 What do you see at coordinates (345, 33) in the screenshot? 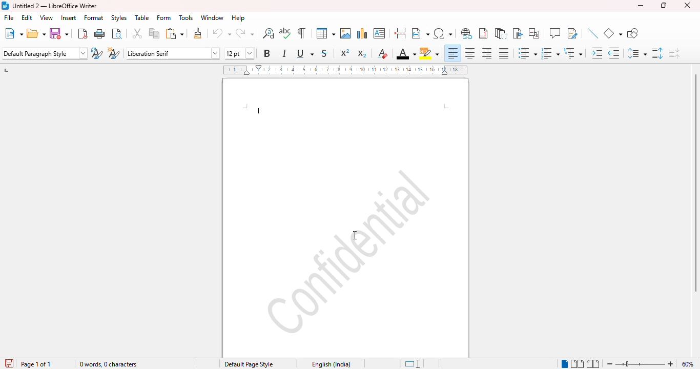
I see `insert image` at bounding box center [345, 33].